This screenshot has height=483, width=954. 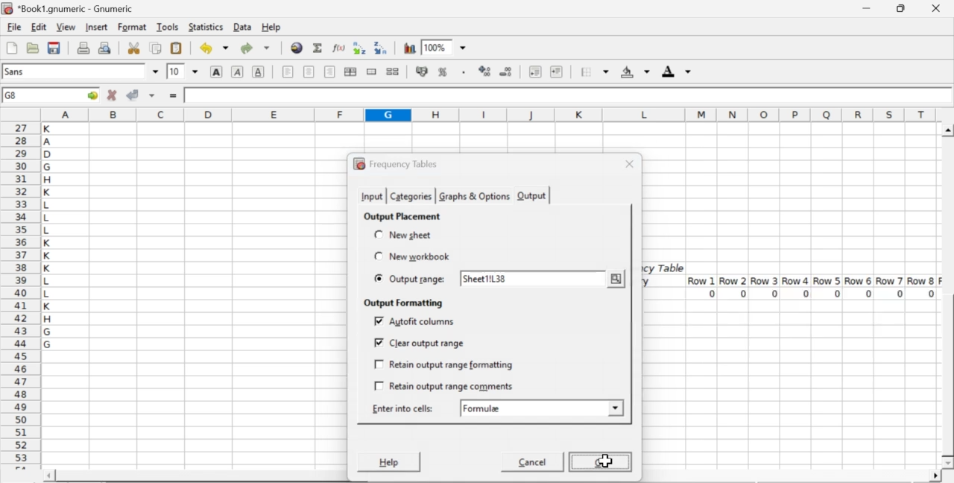 What do you see at coordinates (91, 95) in the screenshot?
I see `go to` at bounding box center [91, 95].